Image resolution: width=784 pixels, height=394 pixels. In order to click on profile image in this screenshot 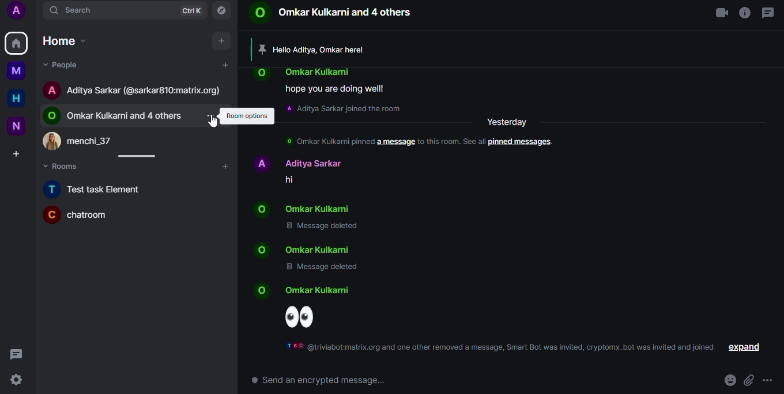, I will do `click(53, 142)`.